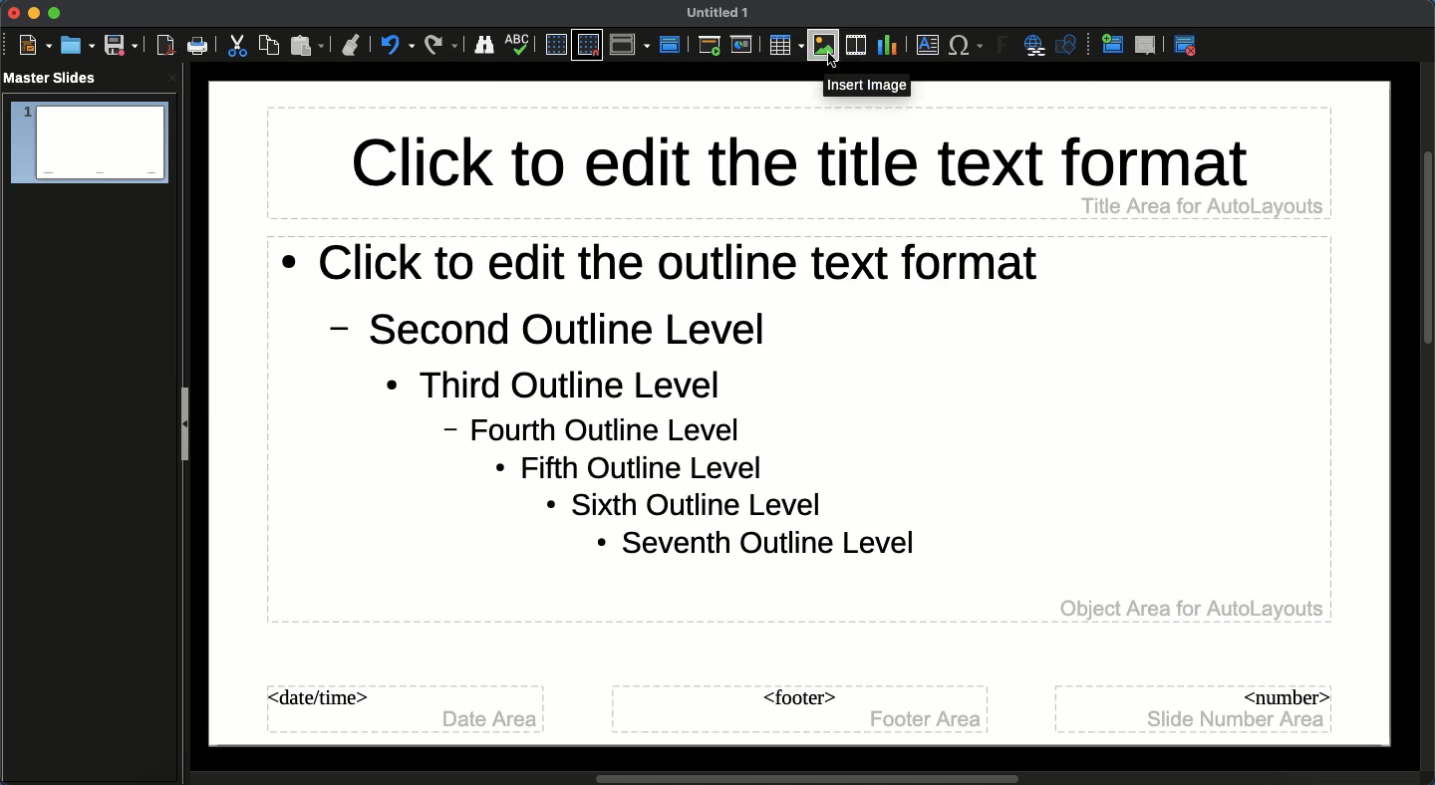  What do you see at coordinates (823, 42) in the screenshot?
I see `Images` at bounding box center [823, 42].